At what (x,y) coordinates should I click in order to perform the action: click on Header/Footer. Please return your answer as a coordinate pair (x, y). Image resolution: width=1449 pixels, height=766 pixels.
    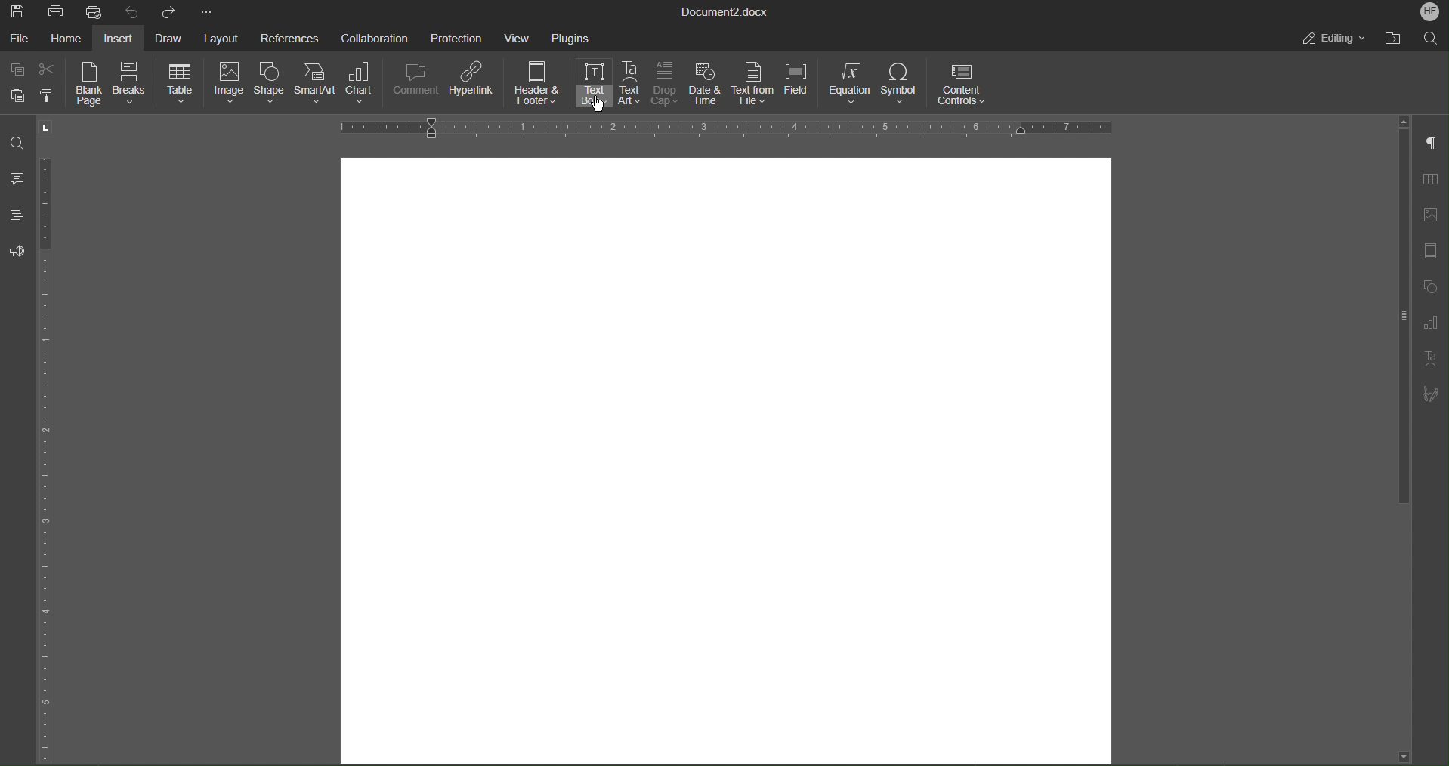
    Looking at the image, I should click on (1428, 252).